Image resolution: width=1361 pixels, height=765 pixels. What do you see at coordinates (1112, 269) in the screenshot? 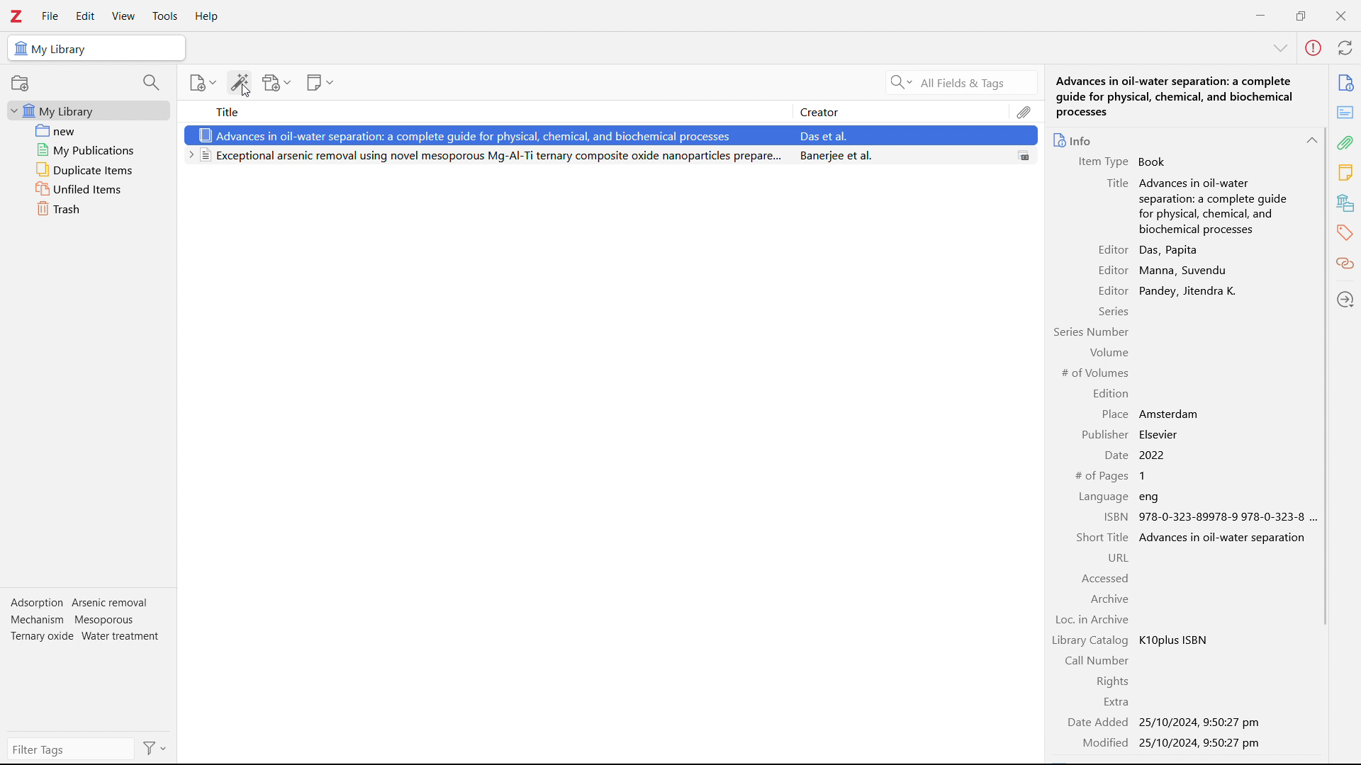
I see `Editor` at bounding box center [1112, 269].